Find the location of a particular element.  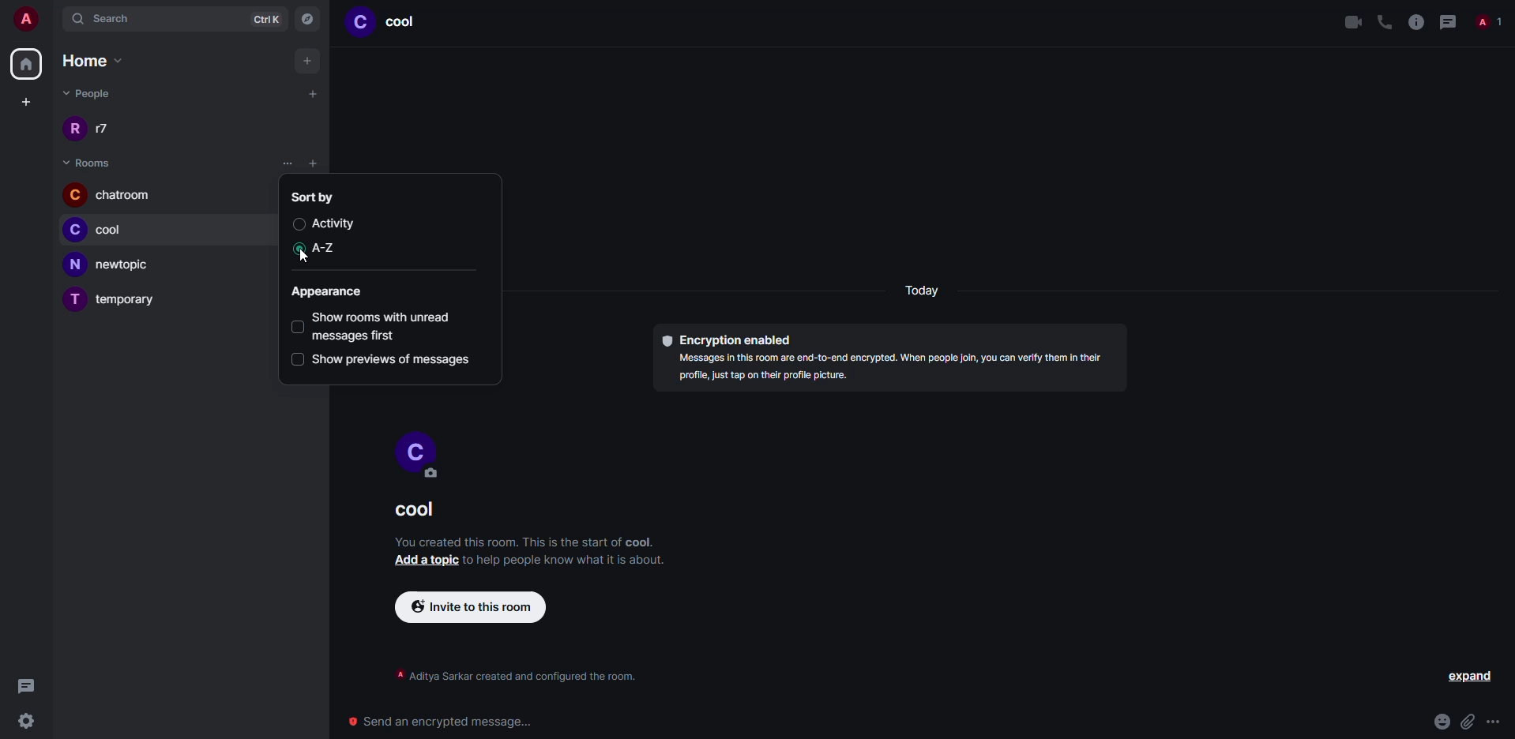

create space is located at coordinates (22, 102).